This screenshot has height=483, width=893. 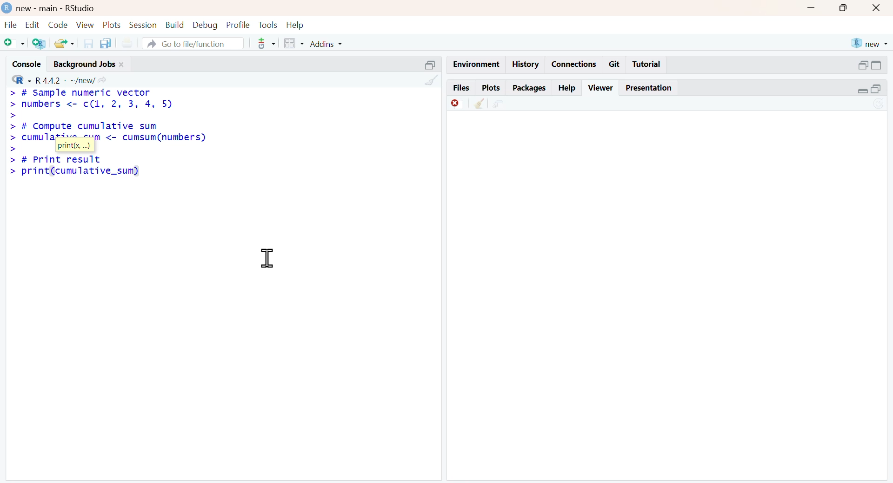 I want to click on build, so click(x=175, y=25).